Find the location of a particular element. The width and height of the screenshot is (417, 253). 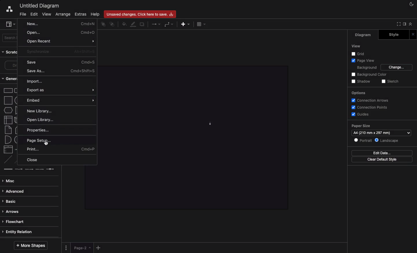

Night mode is located at coordinates (411, 4).